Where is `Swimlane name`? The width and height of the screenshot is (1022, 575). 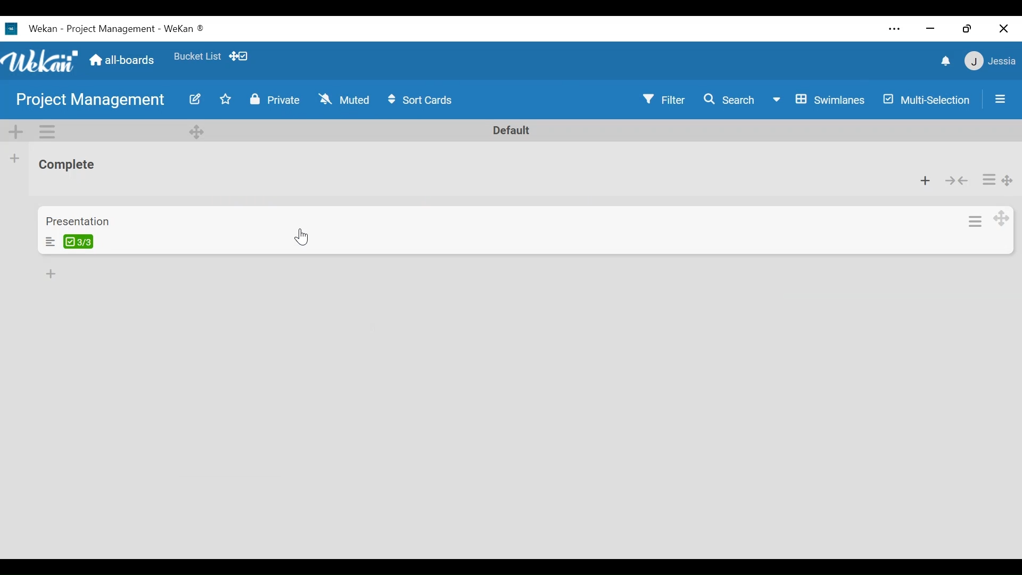
Swimlane name is located at coordinates (512, 130).